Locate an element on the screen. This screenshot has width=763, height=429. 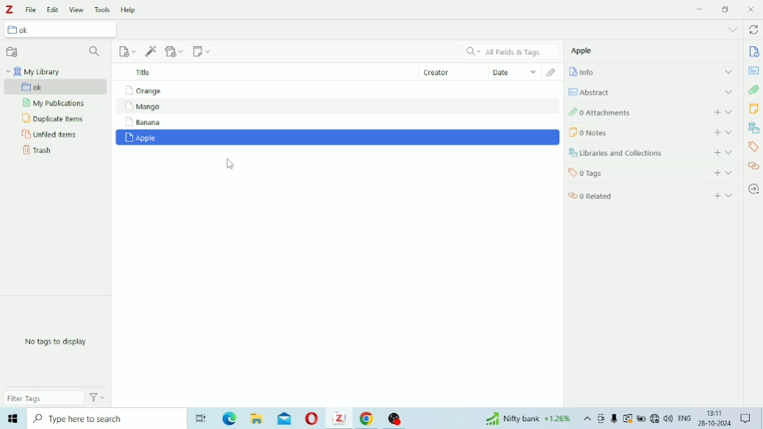
Tags is located at coordinates (753, 148).